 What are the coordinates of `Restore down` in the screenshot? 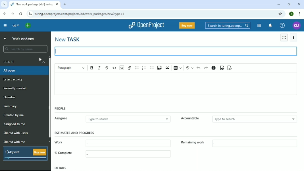 It's located at (289, 4).